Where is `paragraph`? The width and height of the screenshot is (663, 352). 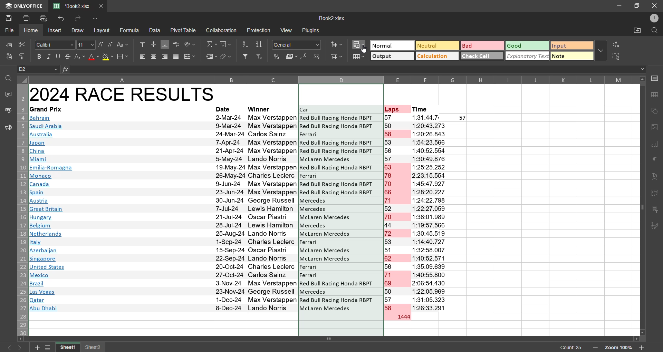 paragraph is located at coordinates (656, 162).